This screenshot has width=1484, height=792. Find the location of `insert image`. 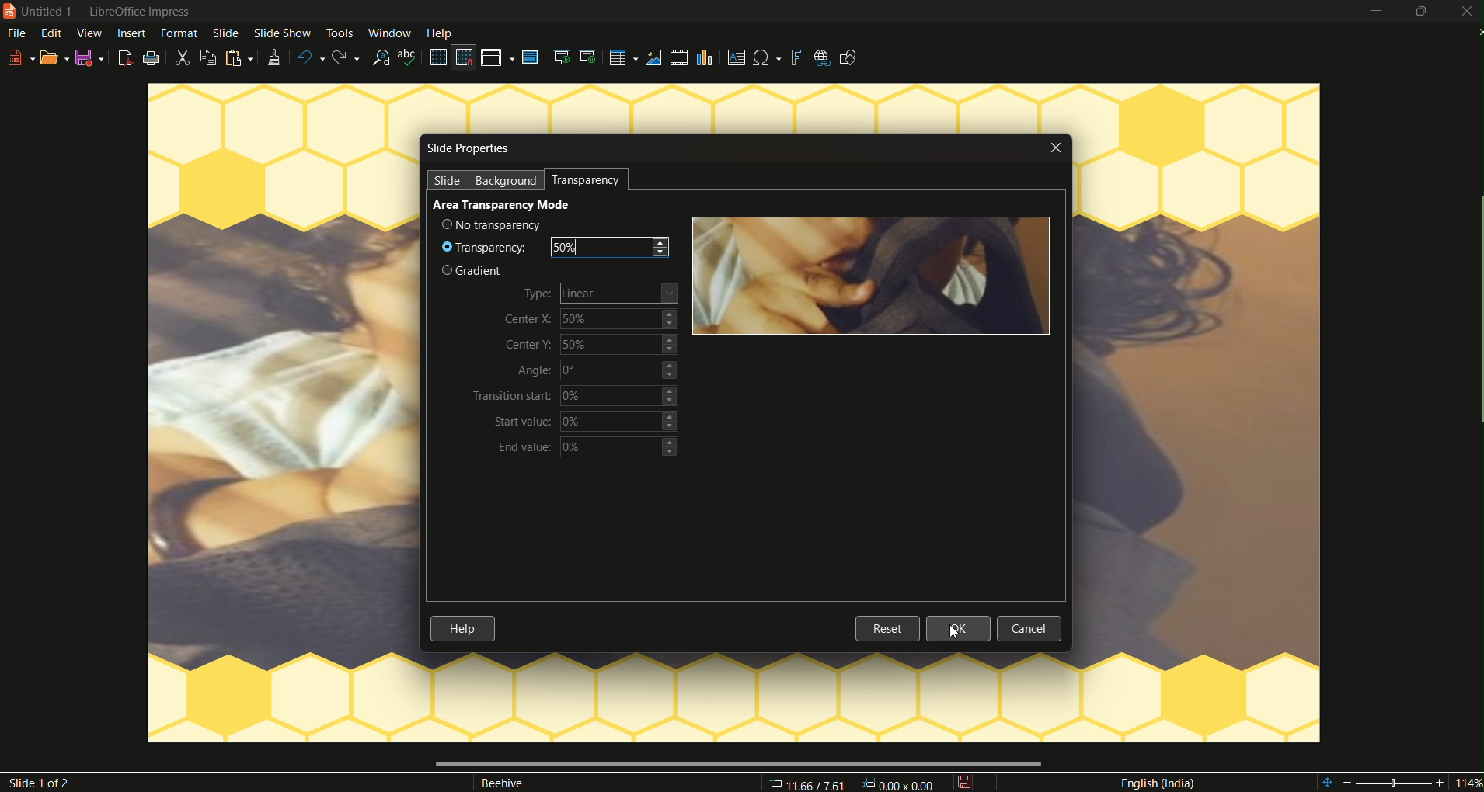

insert image is located at coordinates (653, 59).